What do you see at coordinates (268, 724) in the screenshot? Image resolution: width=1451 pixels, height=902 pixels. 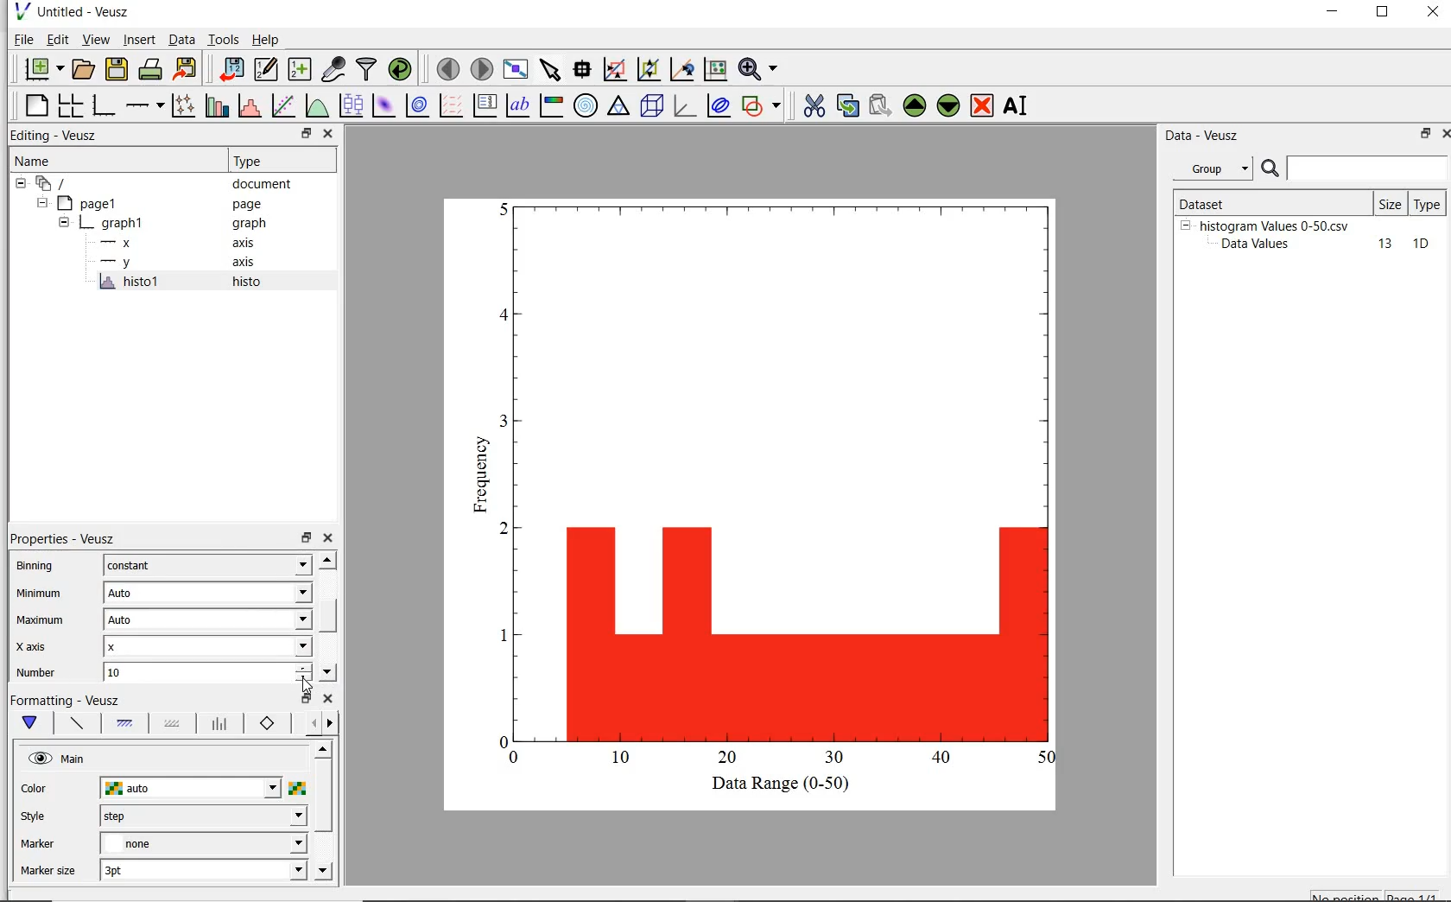 I see `marker border` at bounding box center [268, 724].